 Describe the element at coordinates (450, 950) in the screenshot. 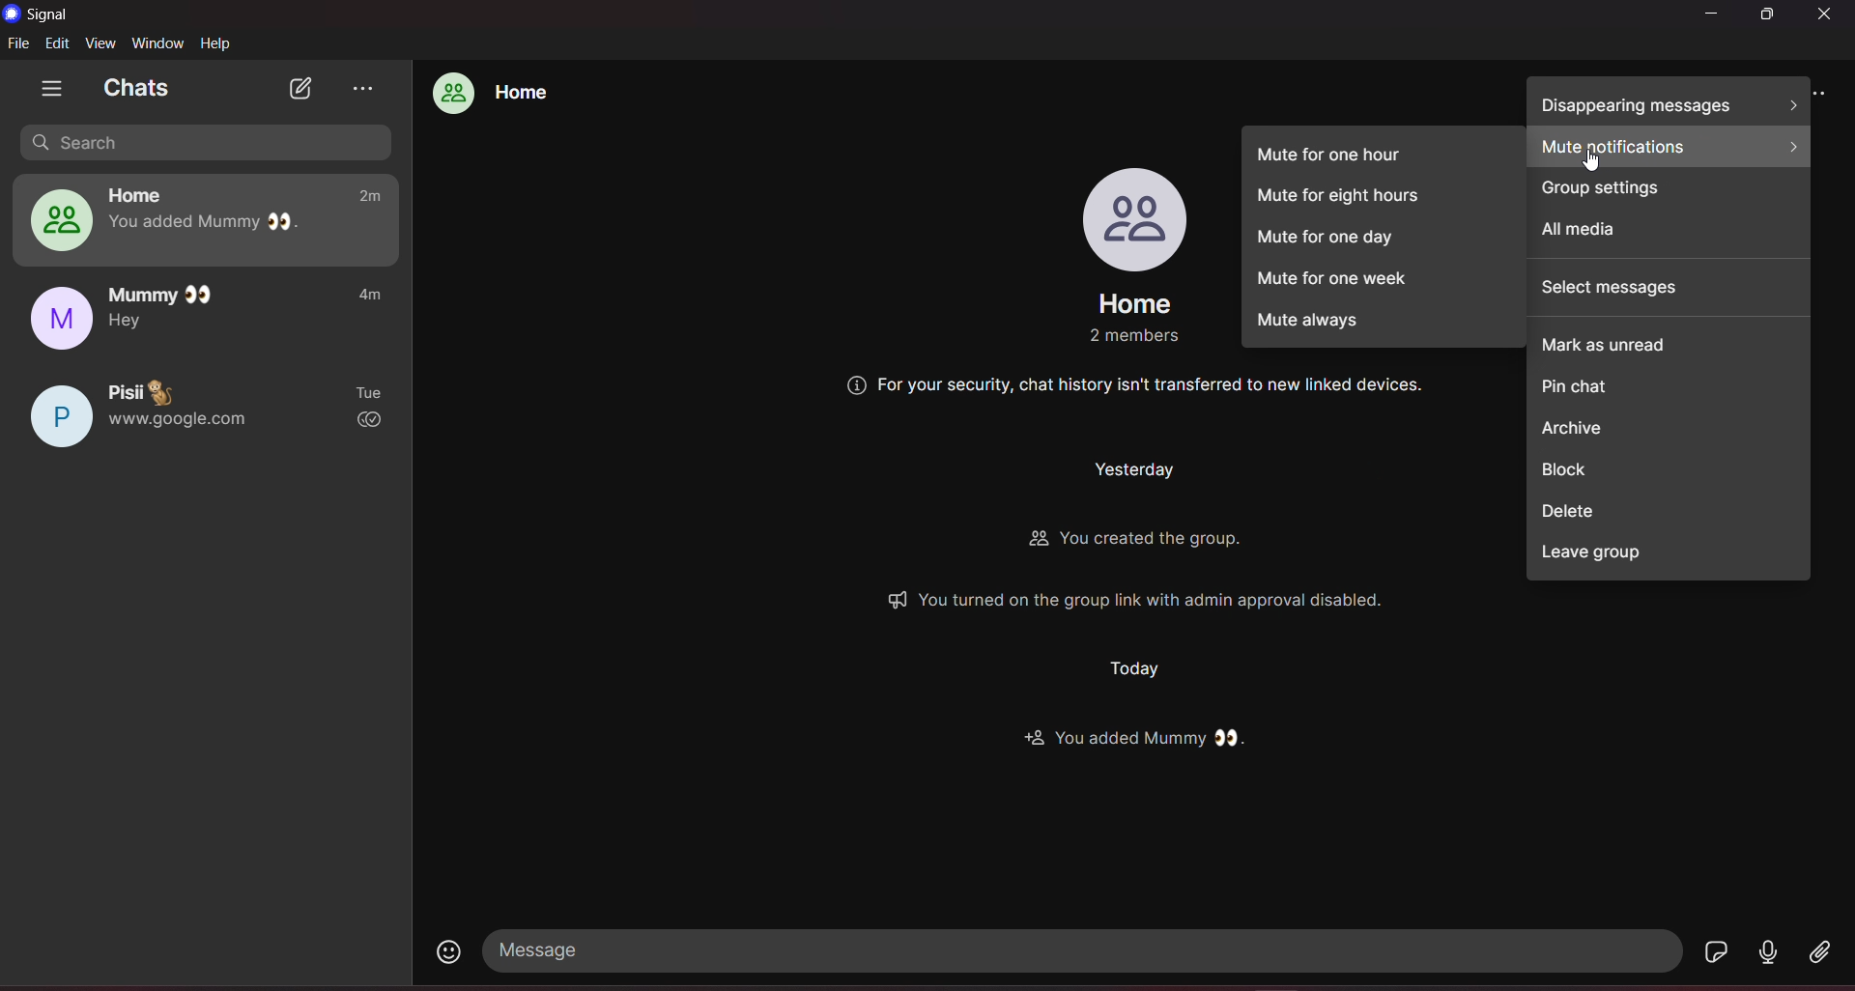

I see `emojis` at that location.